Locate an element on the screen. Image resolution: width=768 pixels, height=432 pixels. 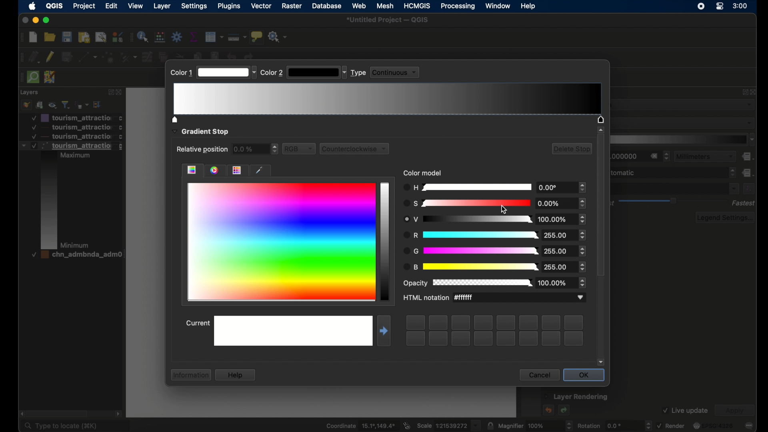
layer is located at coordinates (162, 6).